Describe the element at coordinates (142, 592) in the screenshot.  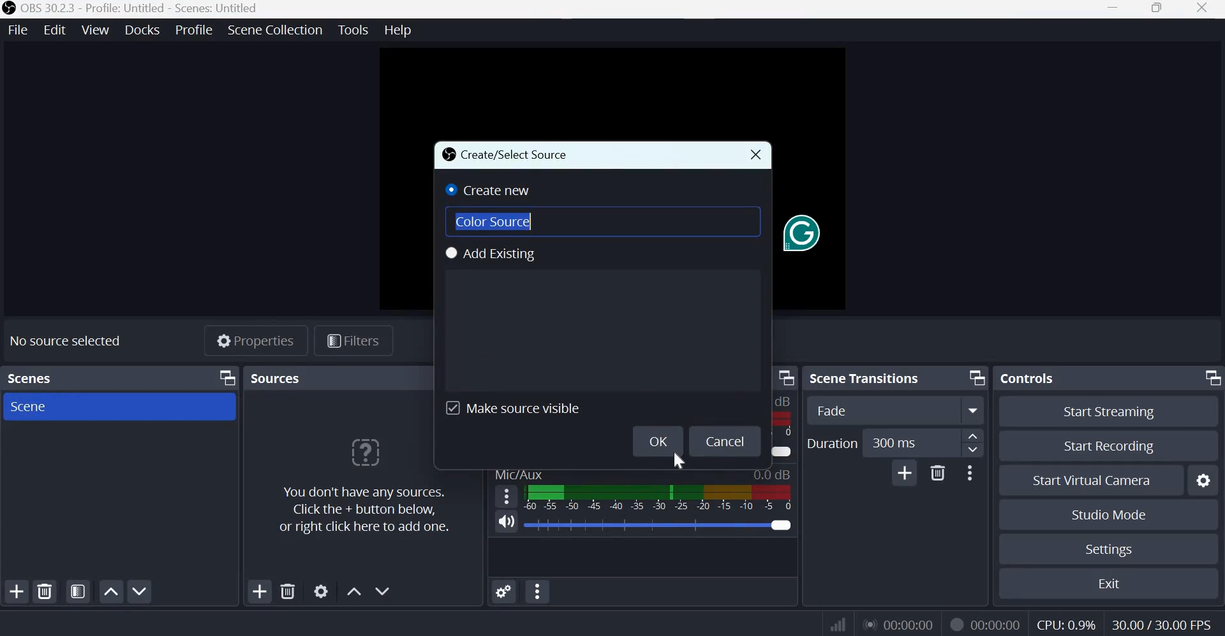
I see `Move scene down` at that location.